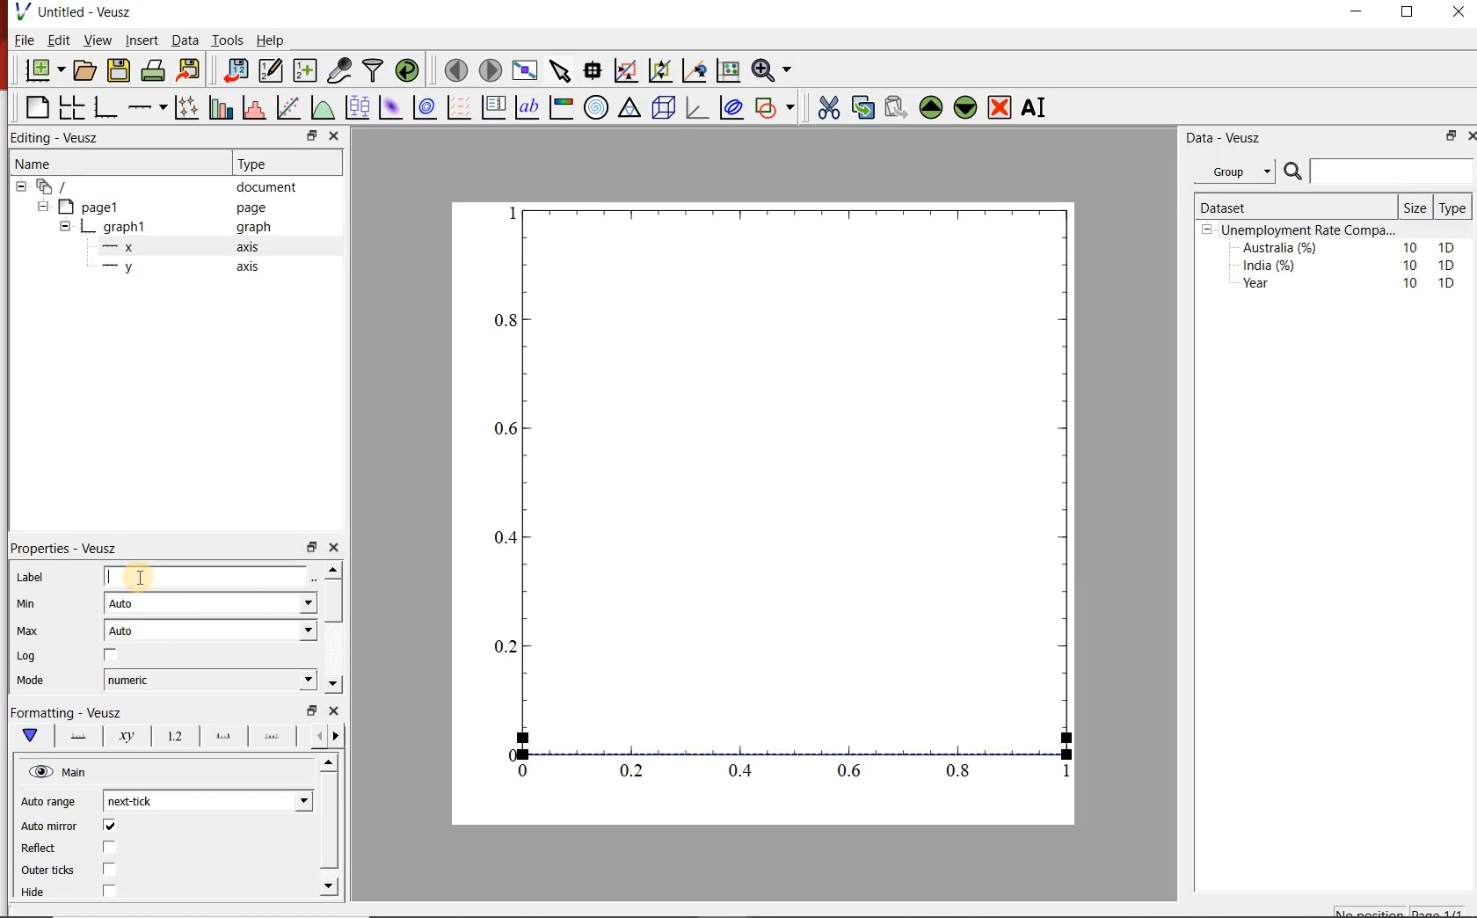  Describe the element at coordinates (153, 69) in the screenshot. I see `print document` at that location.